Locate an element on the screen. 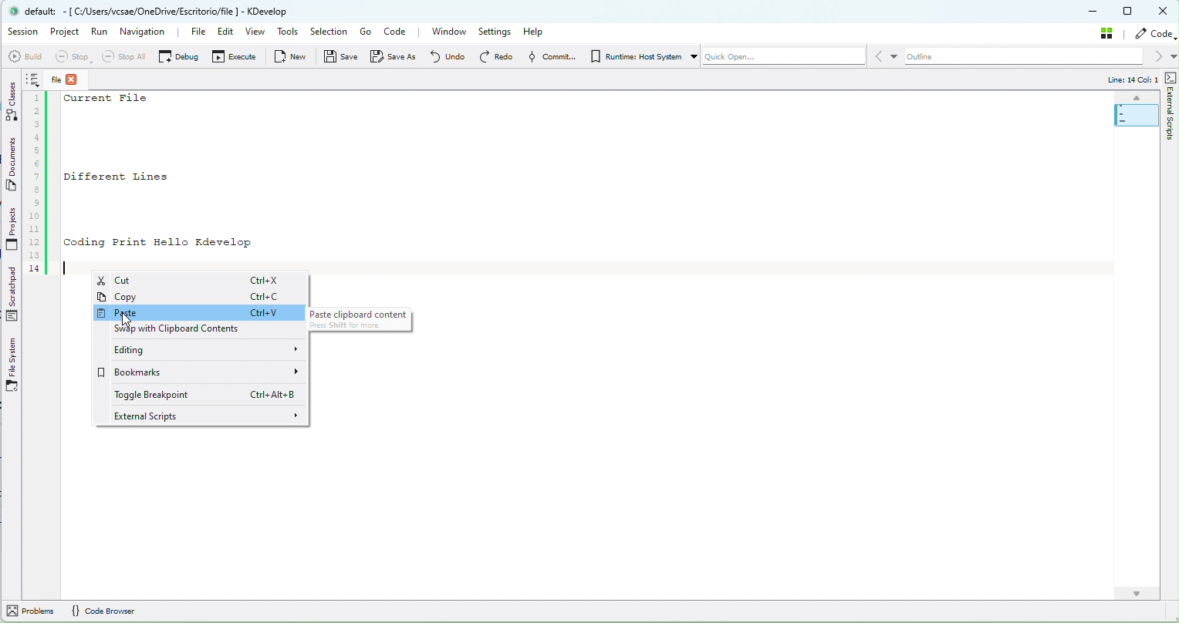 This screenshot has width=1179, height=623. code is located at coordinates (1156, 34).